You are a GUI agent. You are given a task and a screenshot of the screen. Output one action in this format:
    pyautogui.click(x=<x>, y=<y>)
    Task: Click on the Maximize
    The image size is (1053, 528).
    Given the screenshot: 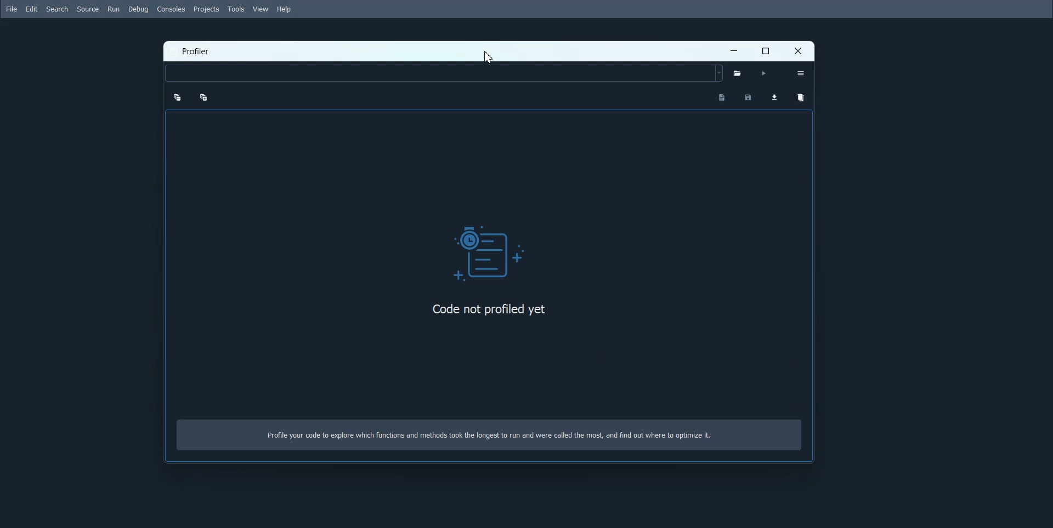 What is the action you would take?
    pyautogui.click(x=766, y=50)
    